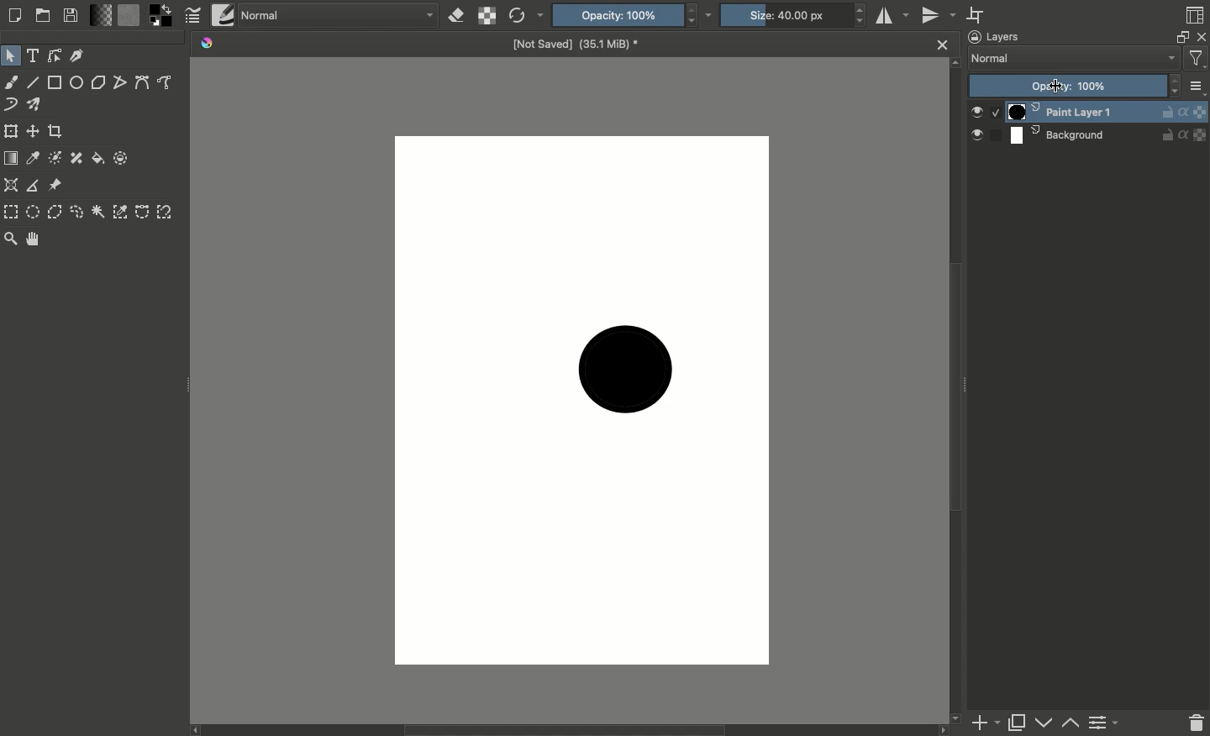 The height and width of the screenshot is (736, 1210). What do you see at coordinates (187, 386) in the screenshot?
I see `Drag` at bounding box center [187, 386].